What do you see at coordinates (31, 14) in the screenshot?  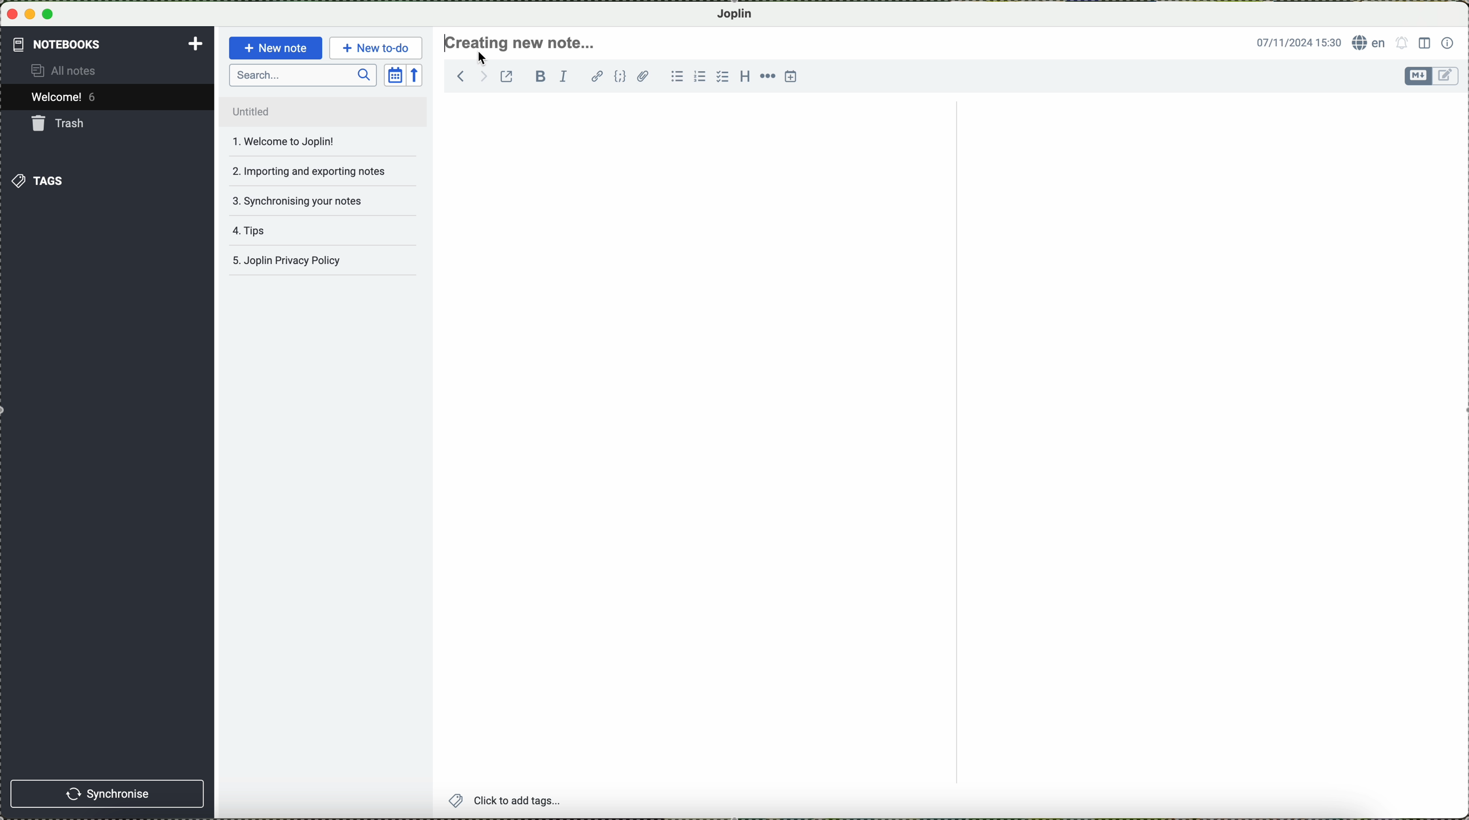 I see `minimize` at bounding box center [31, 14].